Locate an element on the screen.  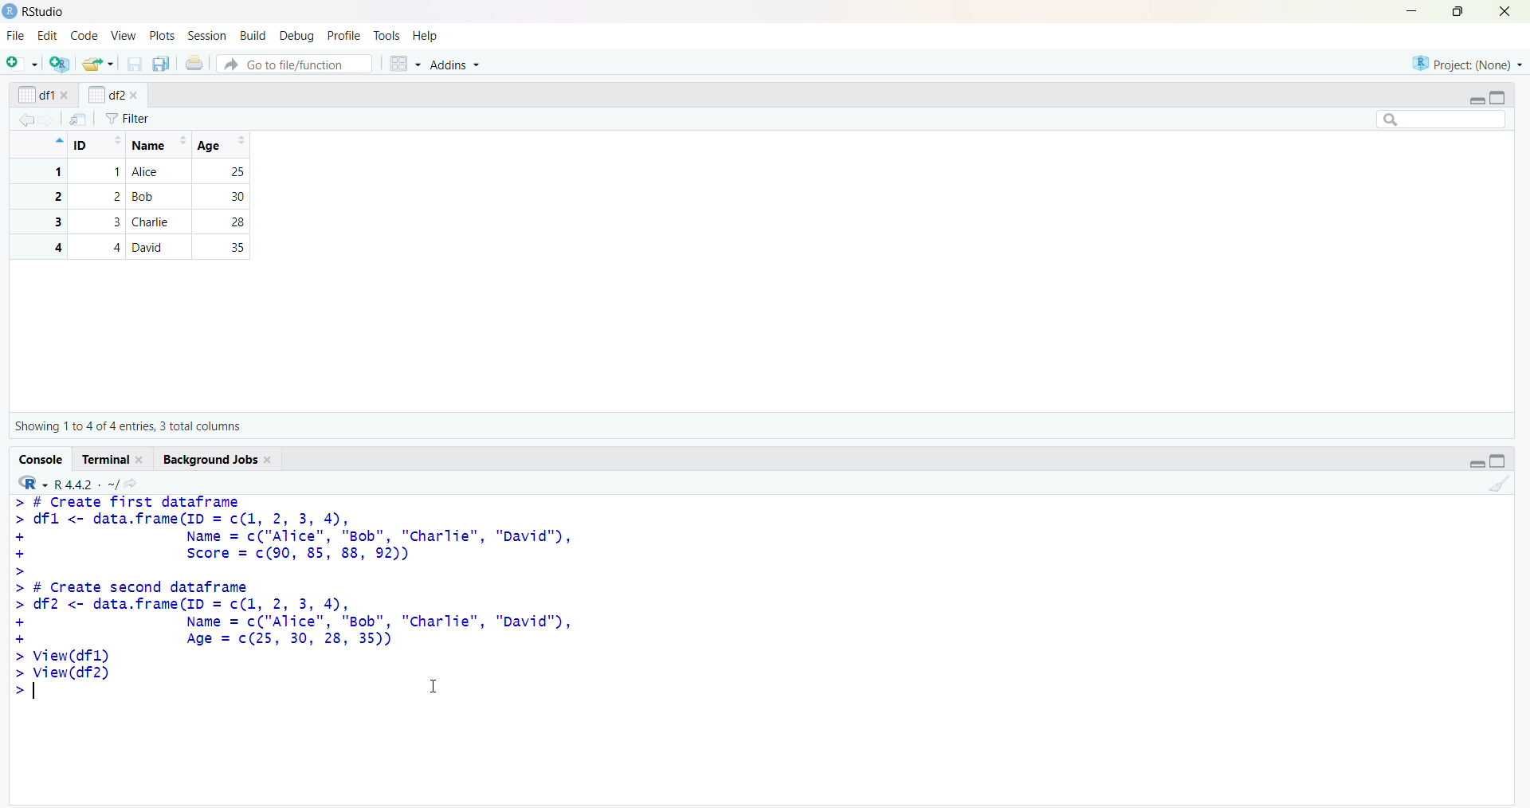
copy is located at coordinates (161, 64).